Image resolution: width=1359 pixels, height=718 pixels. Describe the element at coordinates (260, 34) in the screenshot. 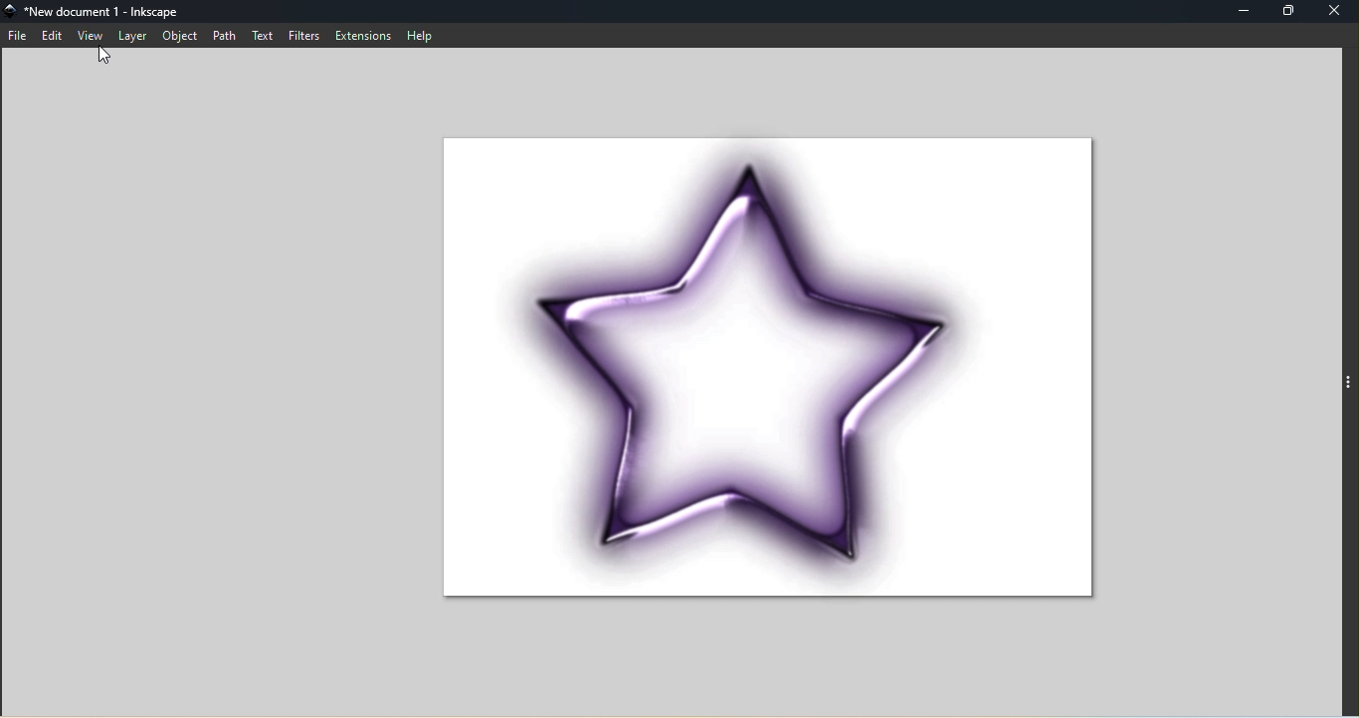

I see `Text` at that location.